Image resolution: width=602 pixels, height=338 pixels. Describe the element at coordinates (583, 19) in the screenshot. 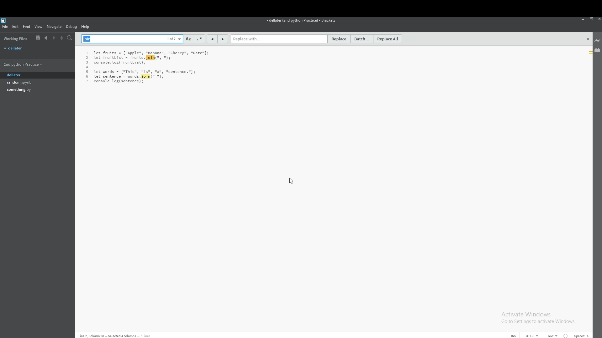

I see `minimize` at that location.